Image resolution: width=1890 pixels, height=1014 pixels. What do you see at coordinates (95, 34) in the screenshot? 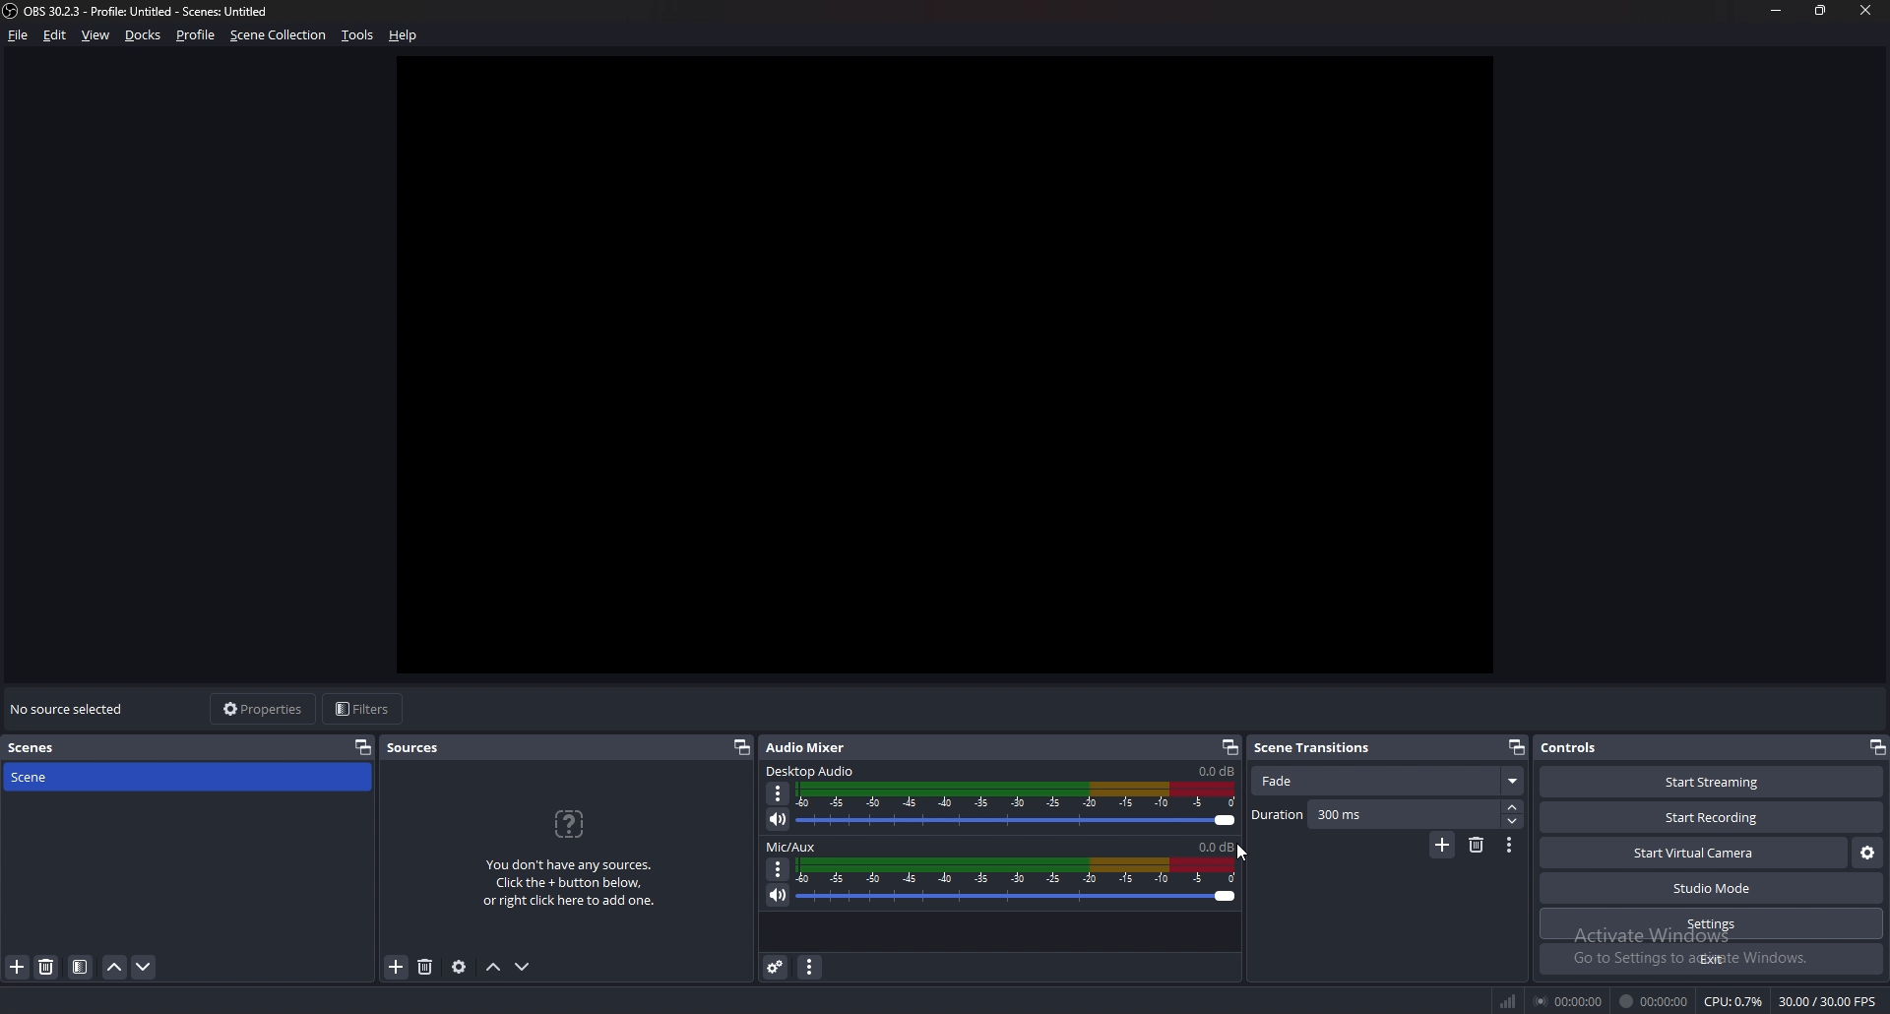
I see `view` at bounding box center [95, 34].